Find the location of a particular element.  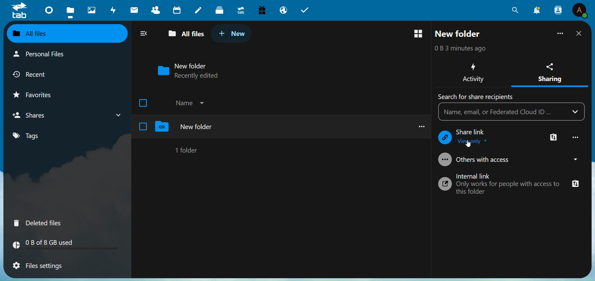

Deck is located at coordinates (218, 9).